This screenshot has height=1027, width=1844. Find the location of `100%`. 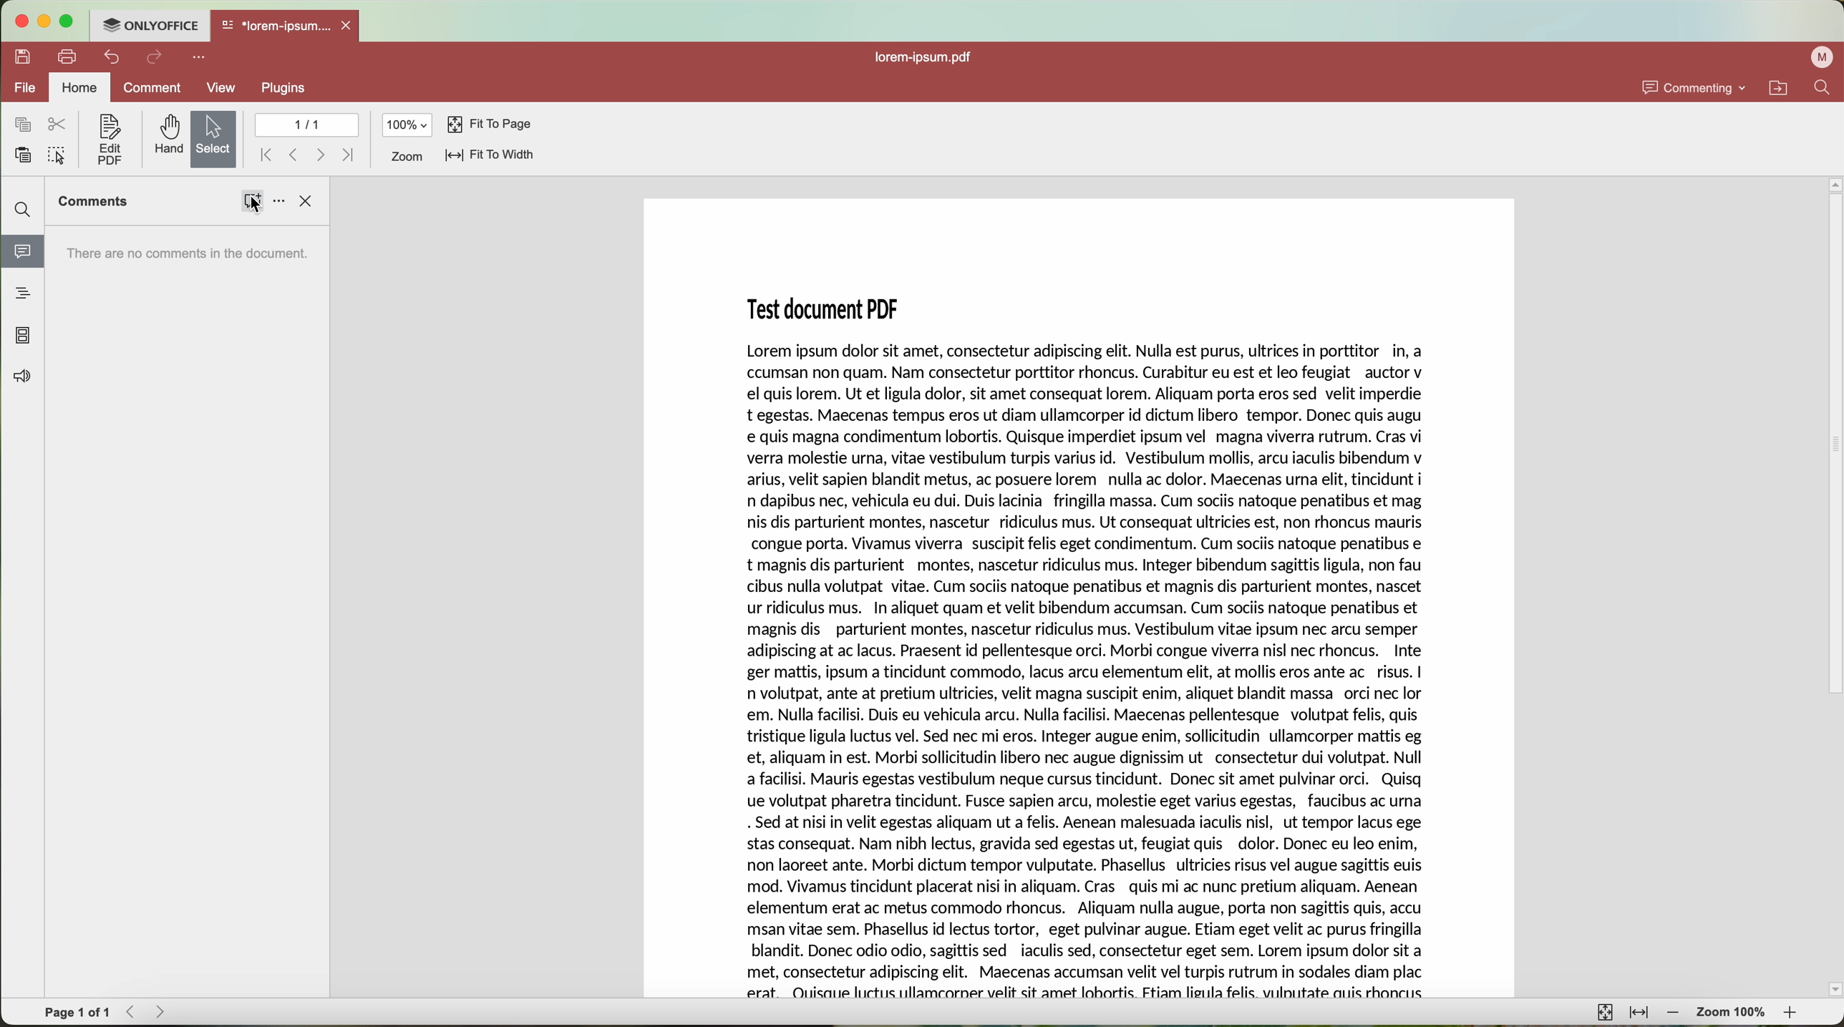

100% is located at coordinates (407, 125).